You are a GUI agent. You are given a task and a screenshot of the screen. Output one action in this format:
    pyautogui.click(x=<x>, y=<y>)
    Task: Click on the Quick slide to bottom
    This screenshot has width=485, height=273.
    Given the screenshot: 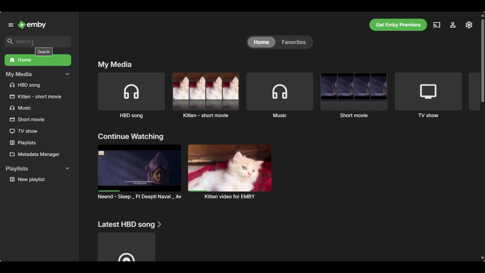 What is the action you would take?
    pyautogui.click(x=483, y=15)
    